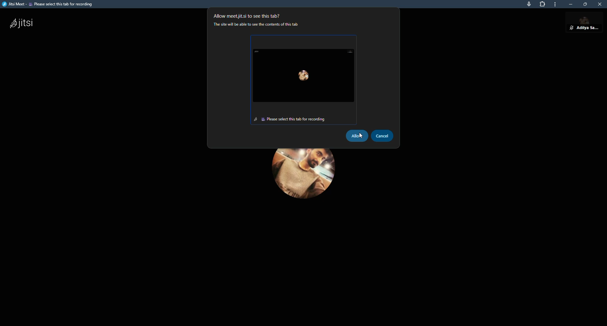 This screenshot has height=326, width=607. What do you see at coordinates (256, 15) in the screenshot?
I see `Allow meetiit.si to see this tab?` at bounding box center [256, 15].